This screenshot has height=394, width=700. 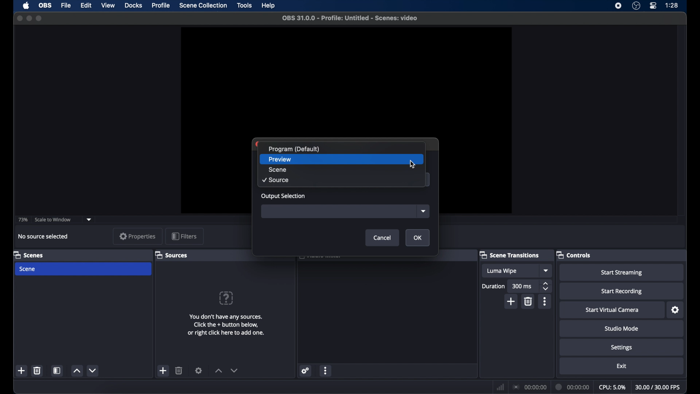 I want to click on add sources information, so click(x=226, y=325).